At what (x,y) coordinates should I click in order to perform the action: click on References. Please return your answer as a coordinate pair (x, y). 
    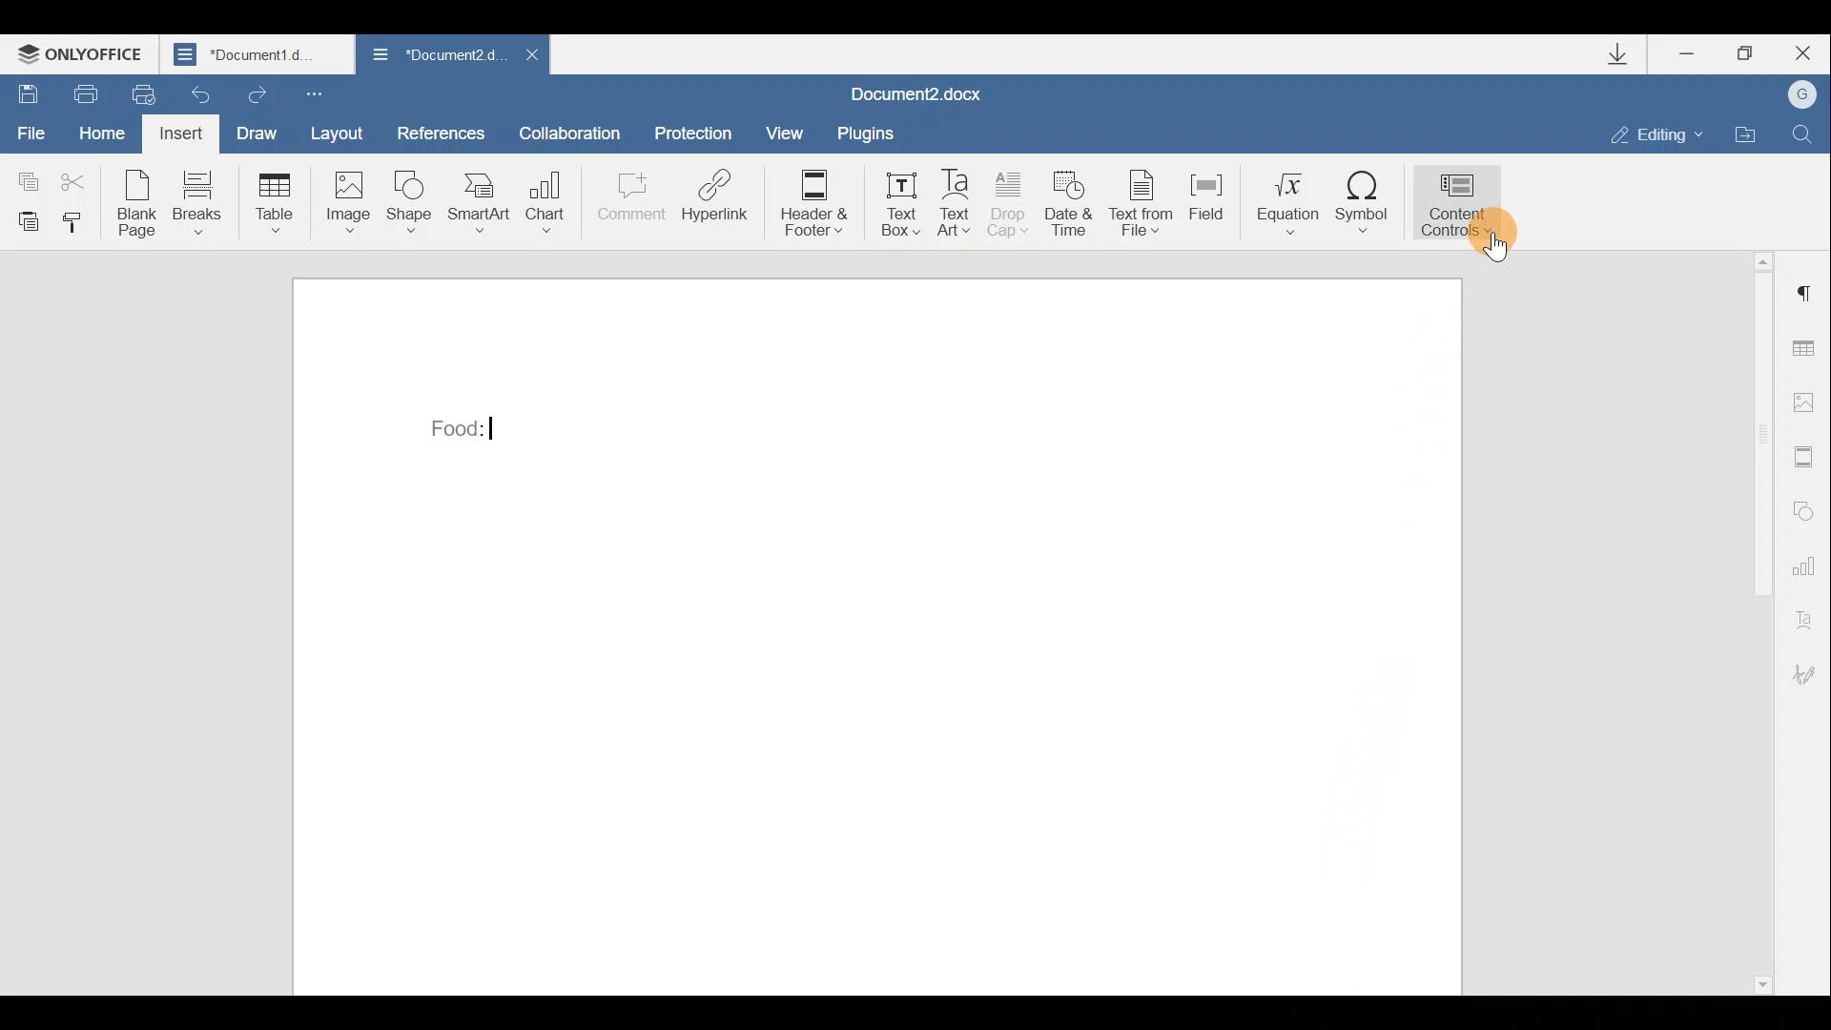
    Looking at the image, I should click on (440, 131).